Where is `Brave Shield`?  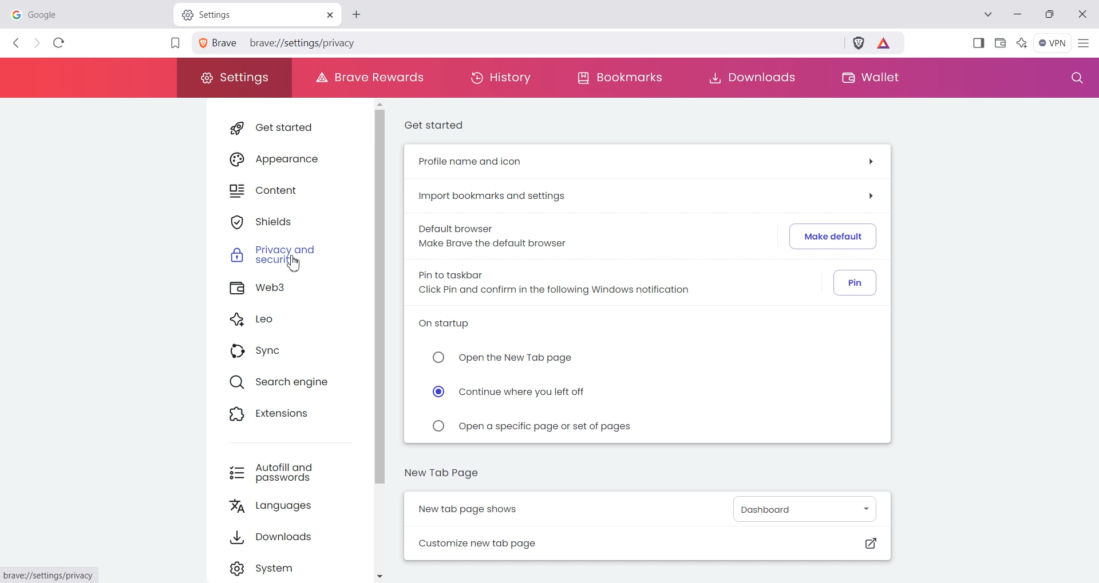
Brave Shield is located at coordinates (859, 45).